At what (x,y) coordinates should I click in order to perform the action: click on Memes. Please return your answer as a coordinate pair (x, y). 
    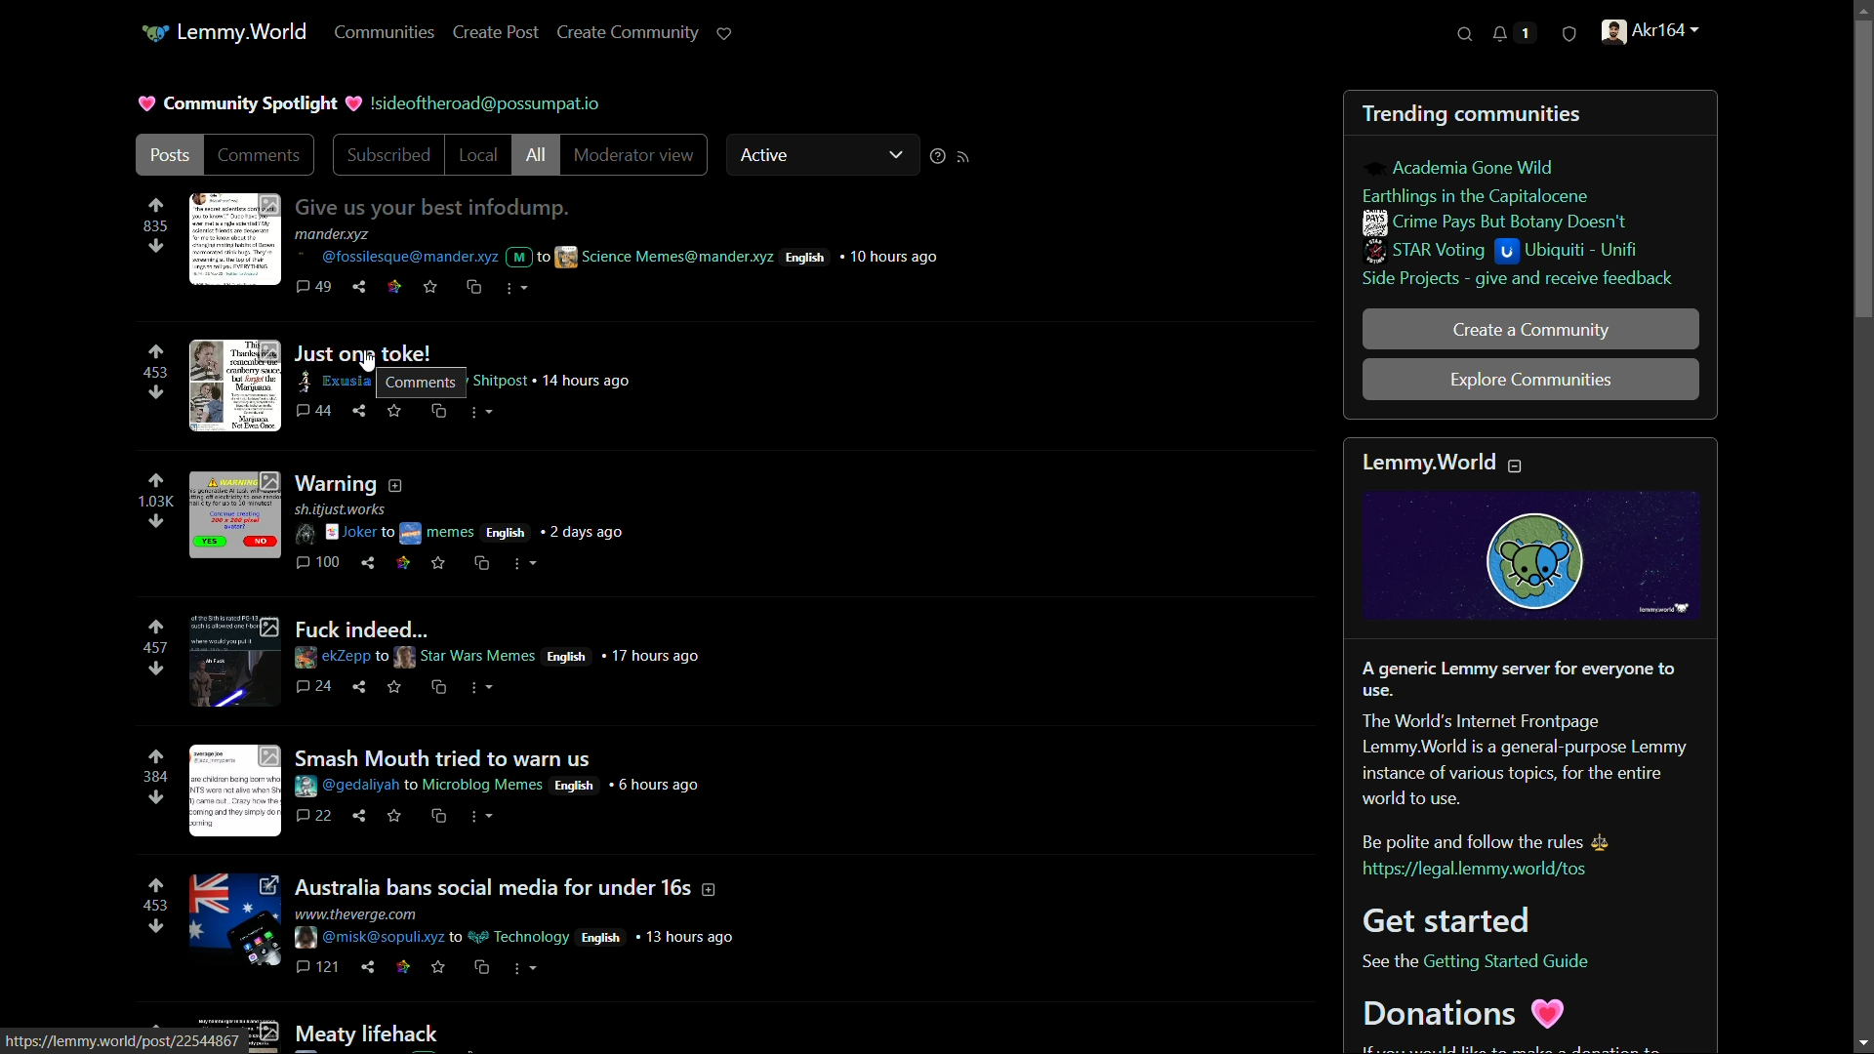
    Looking at the image, I should click on (439, 532).